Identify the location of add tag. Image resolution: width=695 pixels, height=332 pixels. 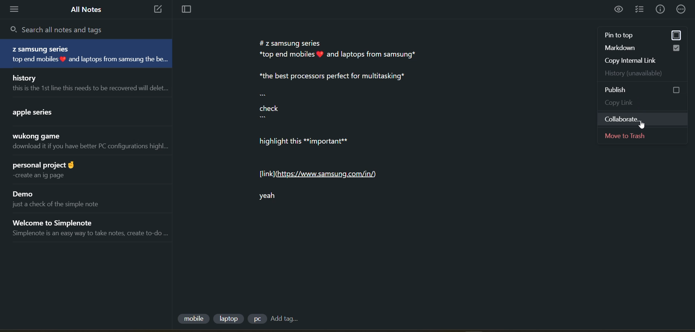
(284, 319).